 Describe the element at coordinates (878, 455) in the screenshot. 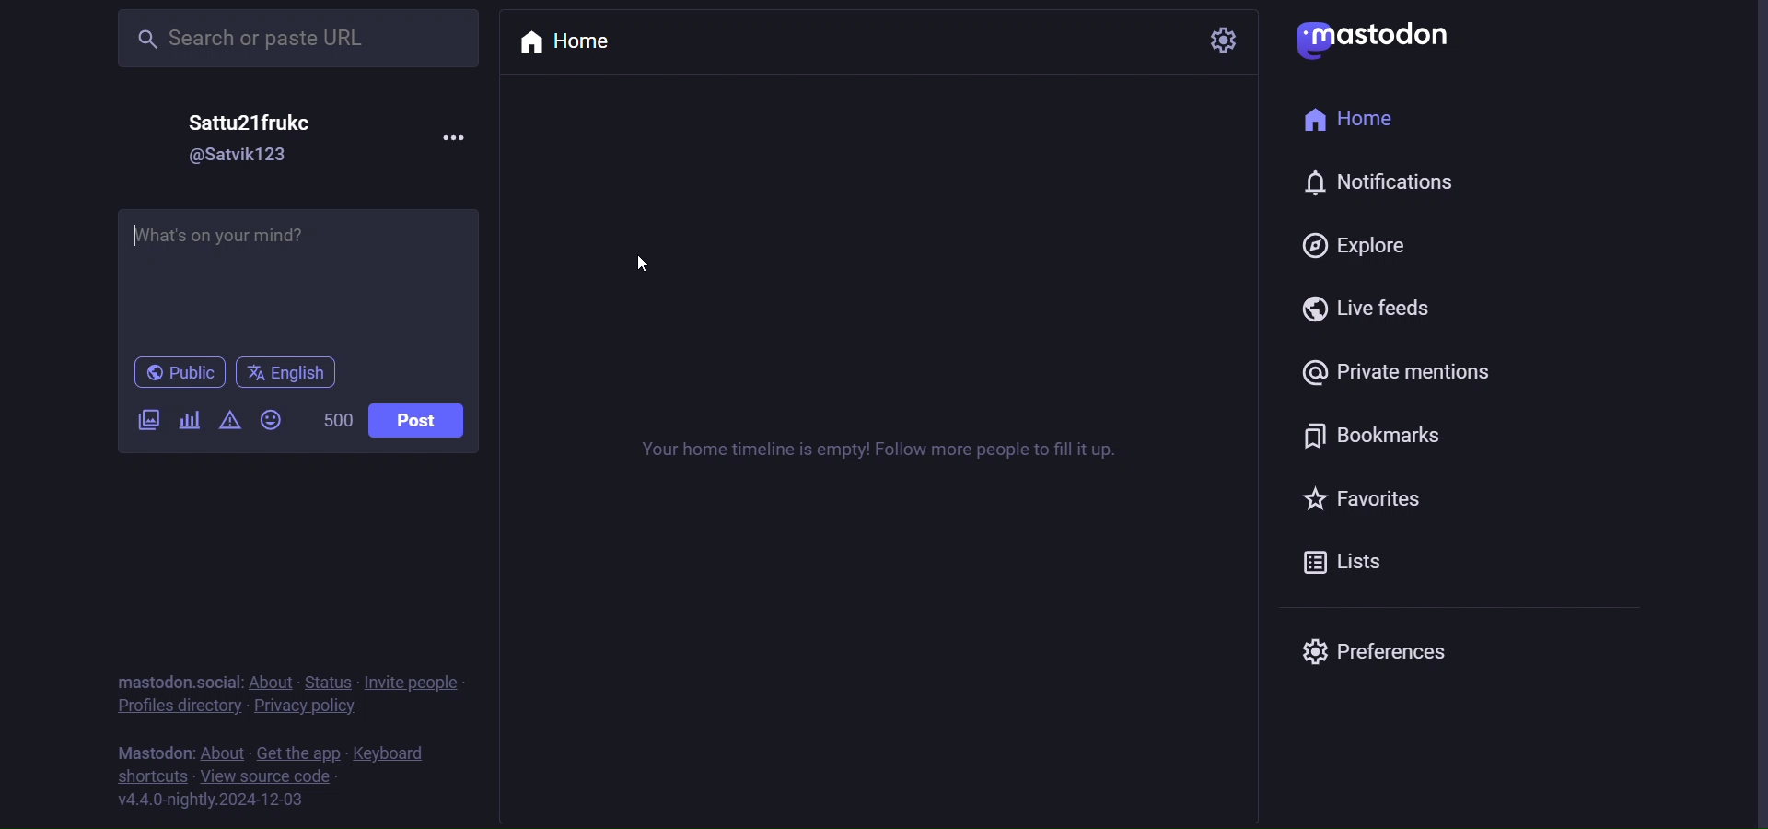

I see `text` at that location.